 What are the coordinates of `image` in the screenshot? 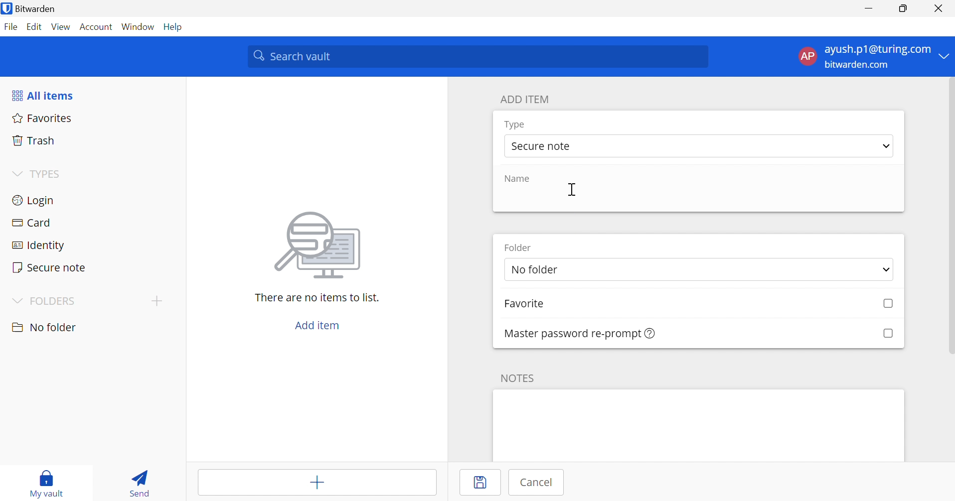 It's located at (321, 245).